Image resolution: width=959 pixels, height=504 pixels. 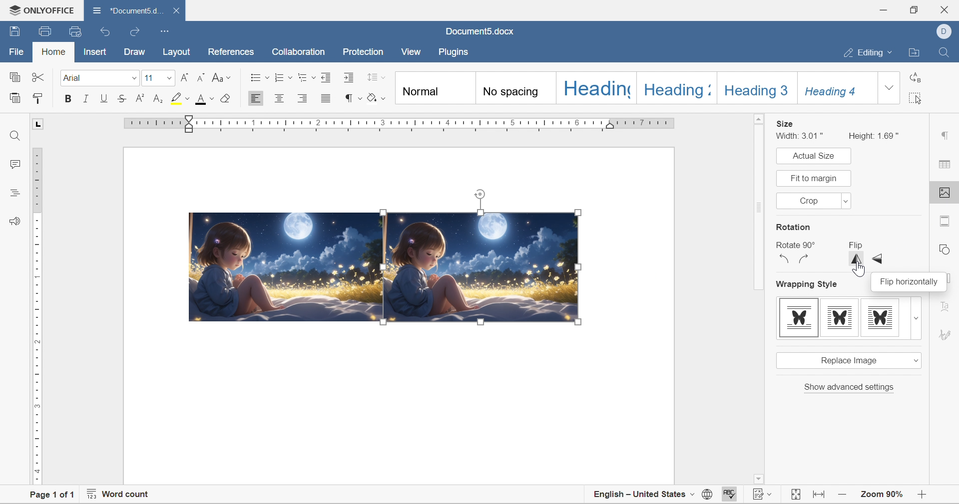 I want to click on file, so click(x=18, y=51).